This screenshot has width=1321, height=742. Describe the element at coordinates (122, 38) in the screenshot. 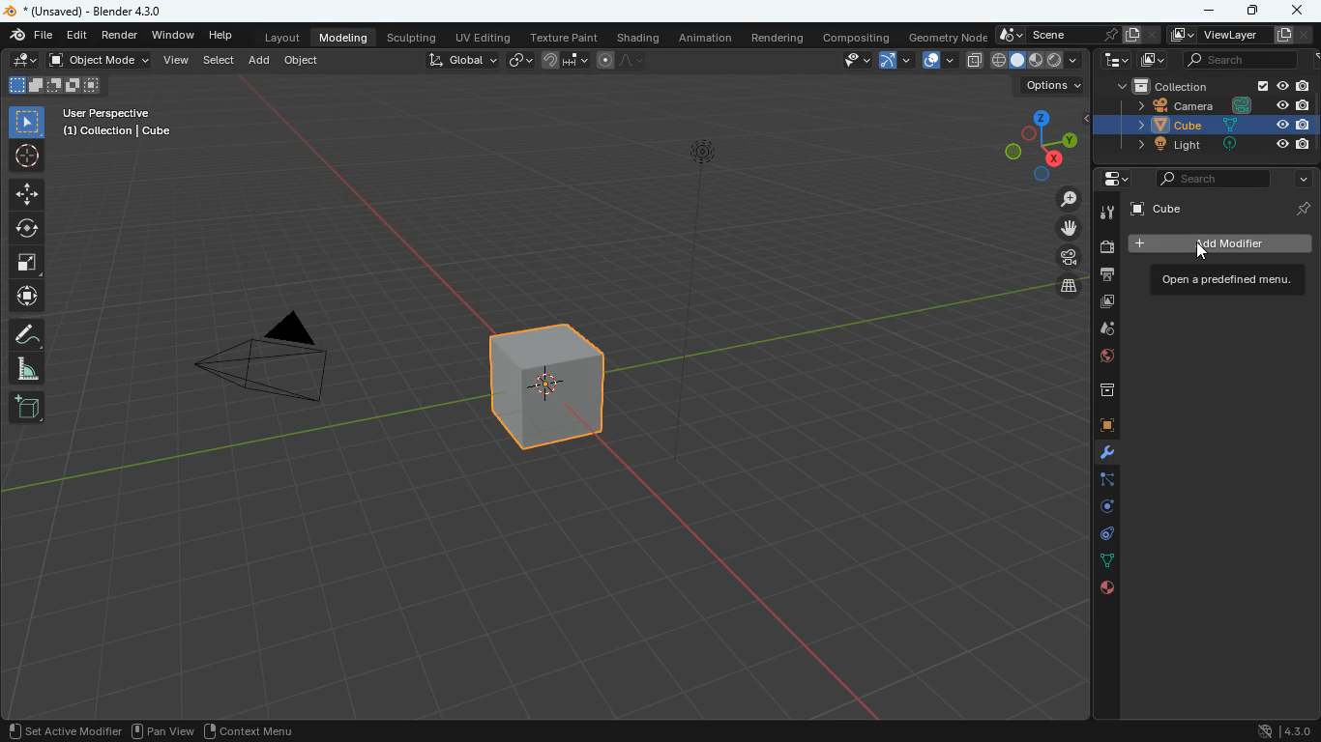

I see `render` at that location.